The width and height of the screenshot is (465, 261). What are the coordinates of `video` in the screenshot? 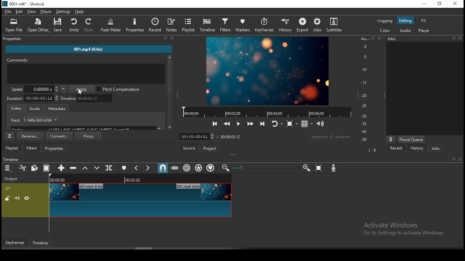 It's located at (16, 108).